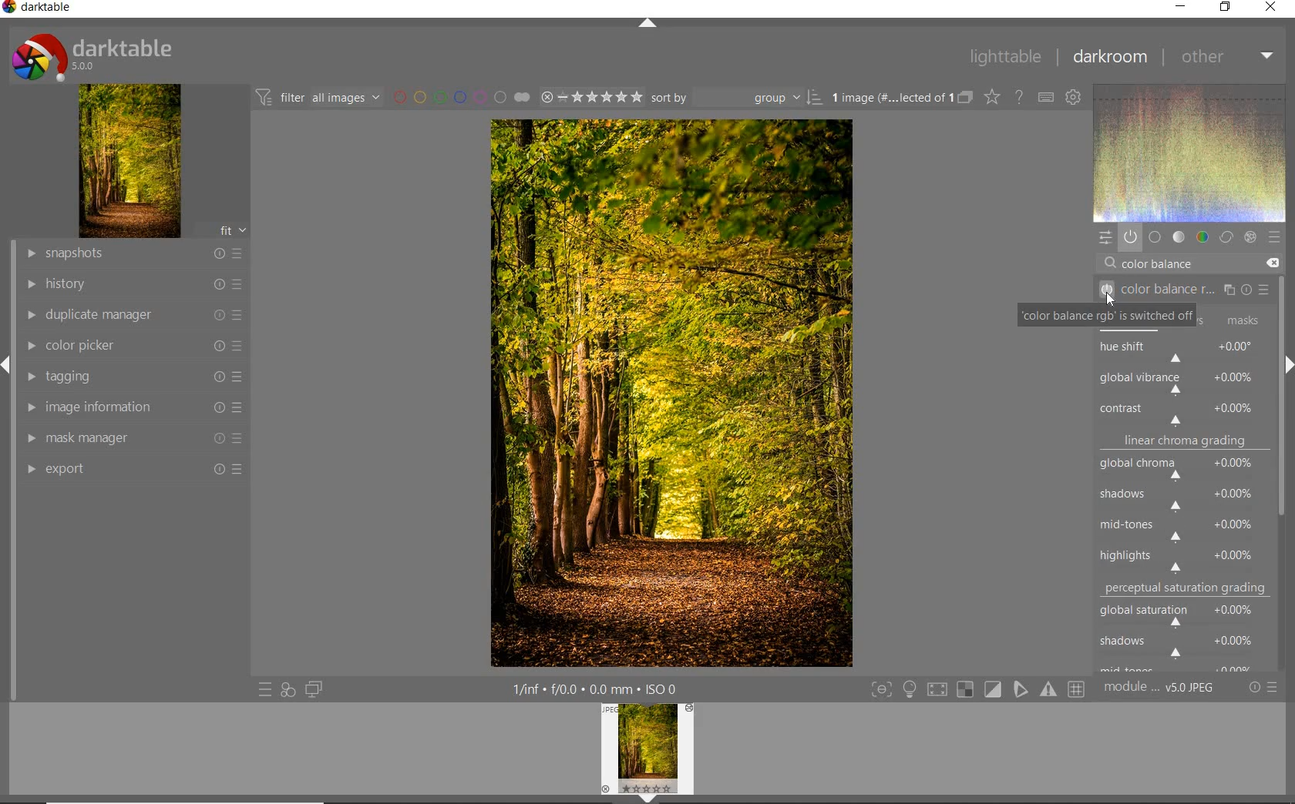 Image resolution: width=1295 pixels, height=804 pixels. What do you see at coordinates (965, 98) in the screenshot?
I see `collapse grouped image` at bounding box center [965, 98].